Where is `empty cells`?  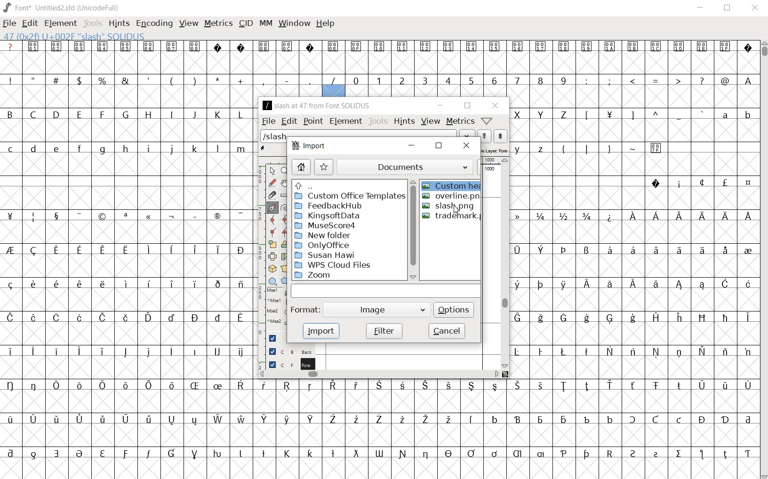 empty cells is located at coordinates (634, 165).